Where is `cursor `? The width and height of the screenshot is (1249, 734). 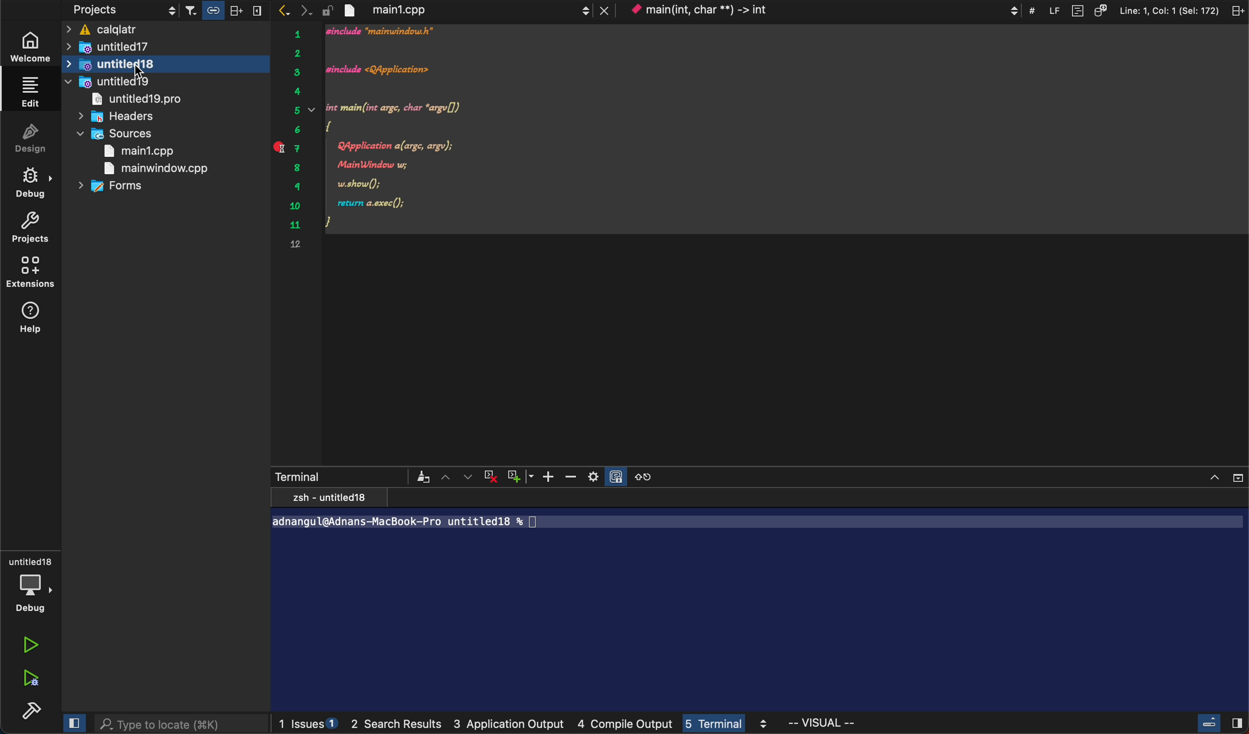
cursor  is located at coordinates (137, 71).